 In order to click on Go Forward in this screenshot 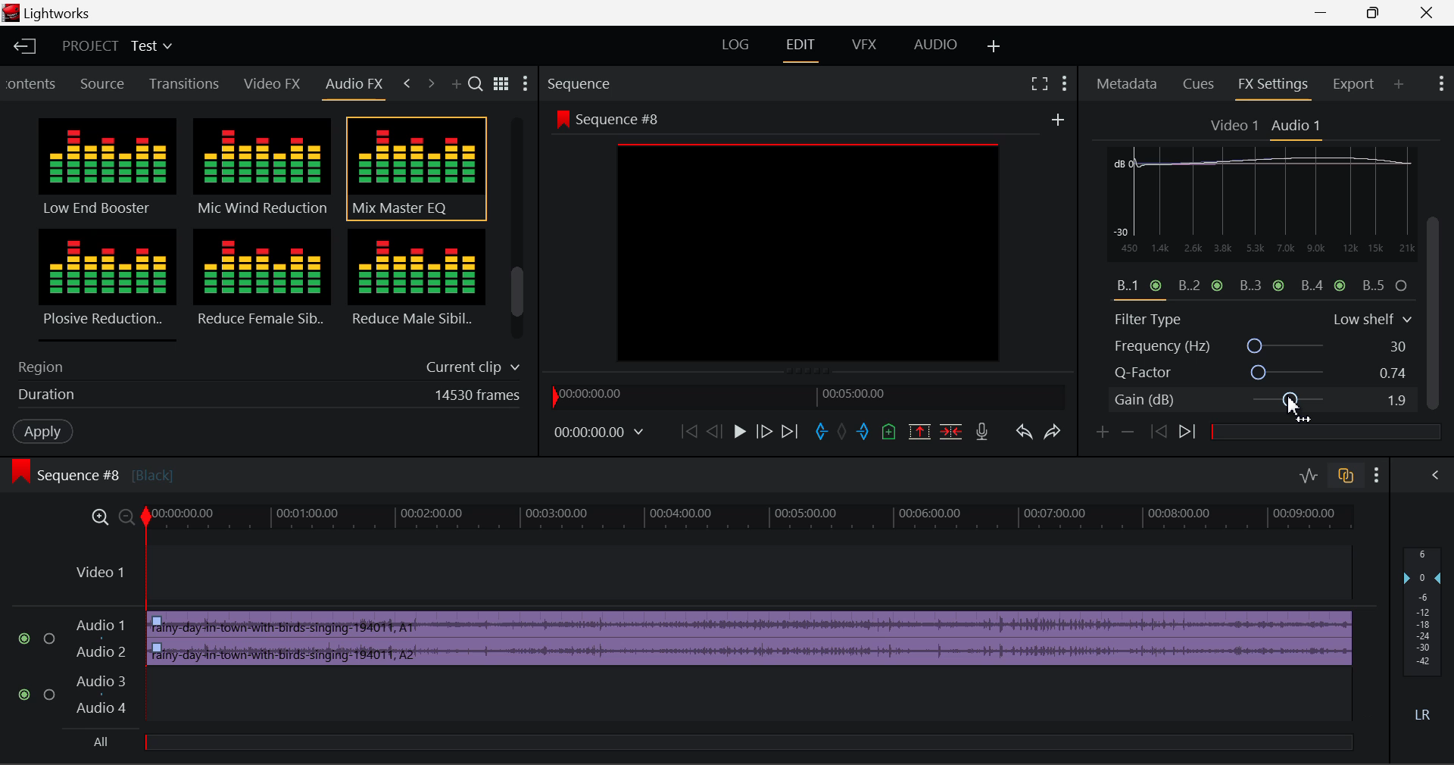, I will do `click(763, 432)`.